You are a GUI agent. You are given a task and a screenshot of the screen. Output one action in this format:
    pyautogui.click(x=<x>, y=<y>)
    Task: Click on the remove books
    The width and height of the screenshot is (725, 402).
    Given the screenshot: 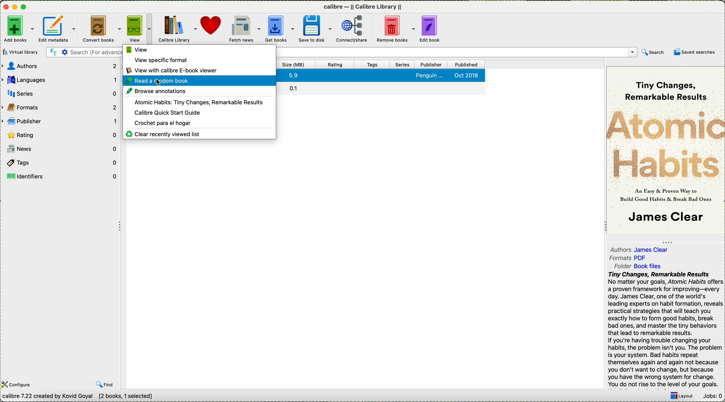 What is the action you would take?
    pyautogui.click(x=396, y=30)
    